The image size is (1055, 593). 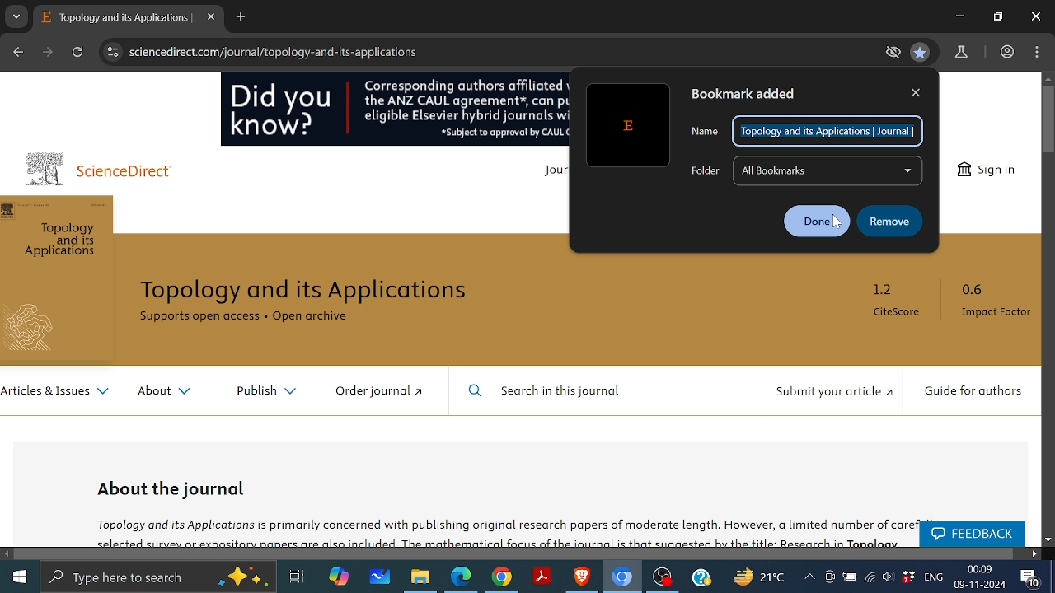 What do you see at coordinates (889, 575) in the screenshot?
I see `Speaker/Headphones` at bounding box center [889, 575].